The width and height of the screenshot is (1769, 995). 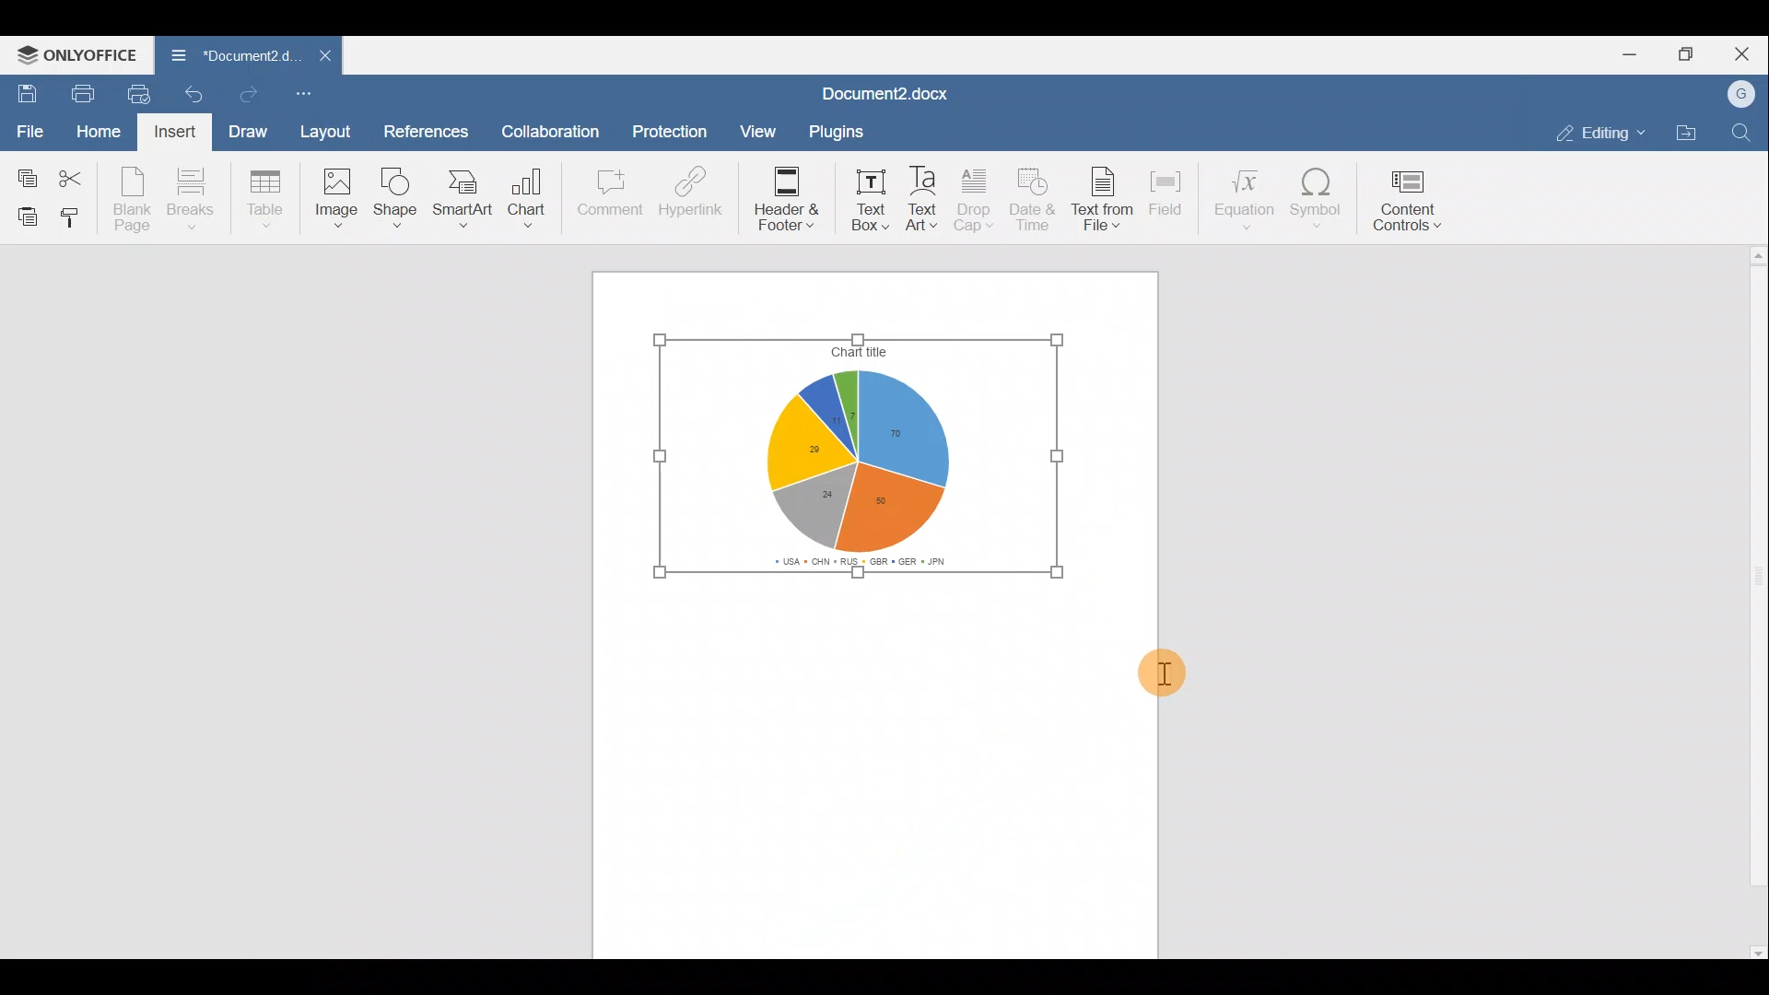 I want to click on Editing mode, so click(x=1599, y=129).